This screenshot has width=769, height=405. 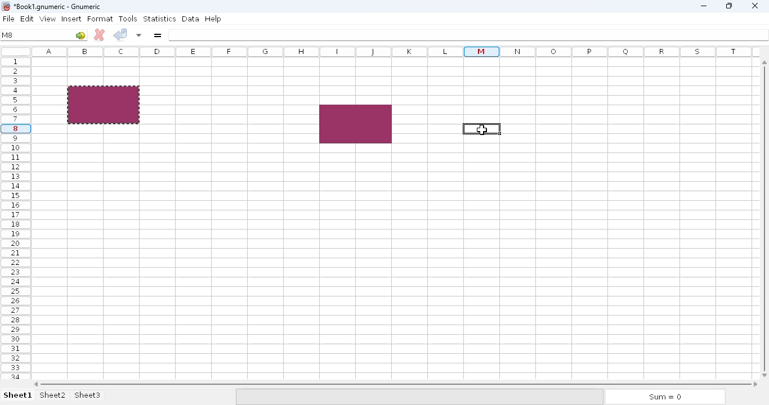 What do you see at coordinates (14, 220) in the screenshot?
I see `rows` at bounding box center [14, 220].